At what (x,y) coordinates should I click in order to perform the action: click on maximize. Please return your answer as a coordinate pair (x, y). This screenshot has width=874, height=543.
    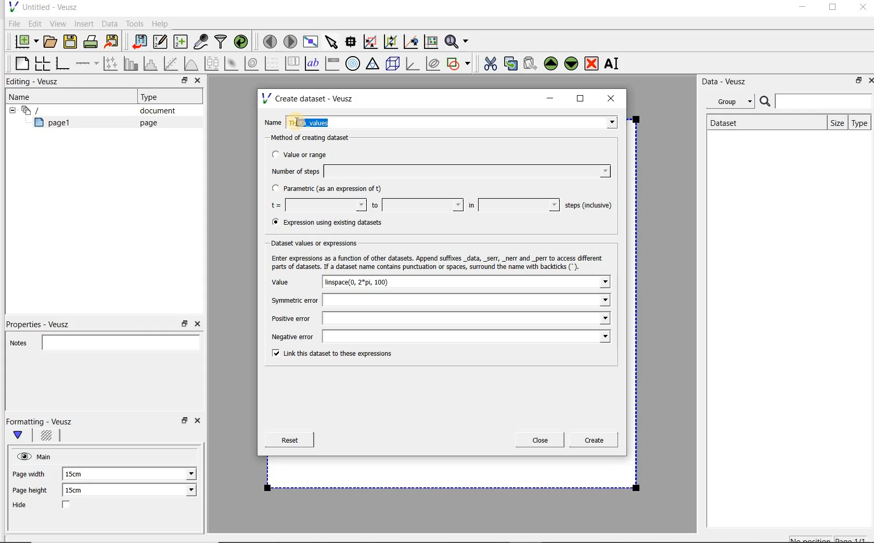
    Looking at the image, I should click on (833, 9).